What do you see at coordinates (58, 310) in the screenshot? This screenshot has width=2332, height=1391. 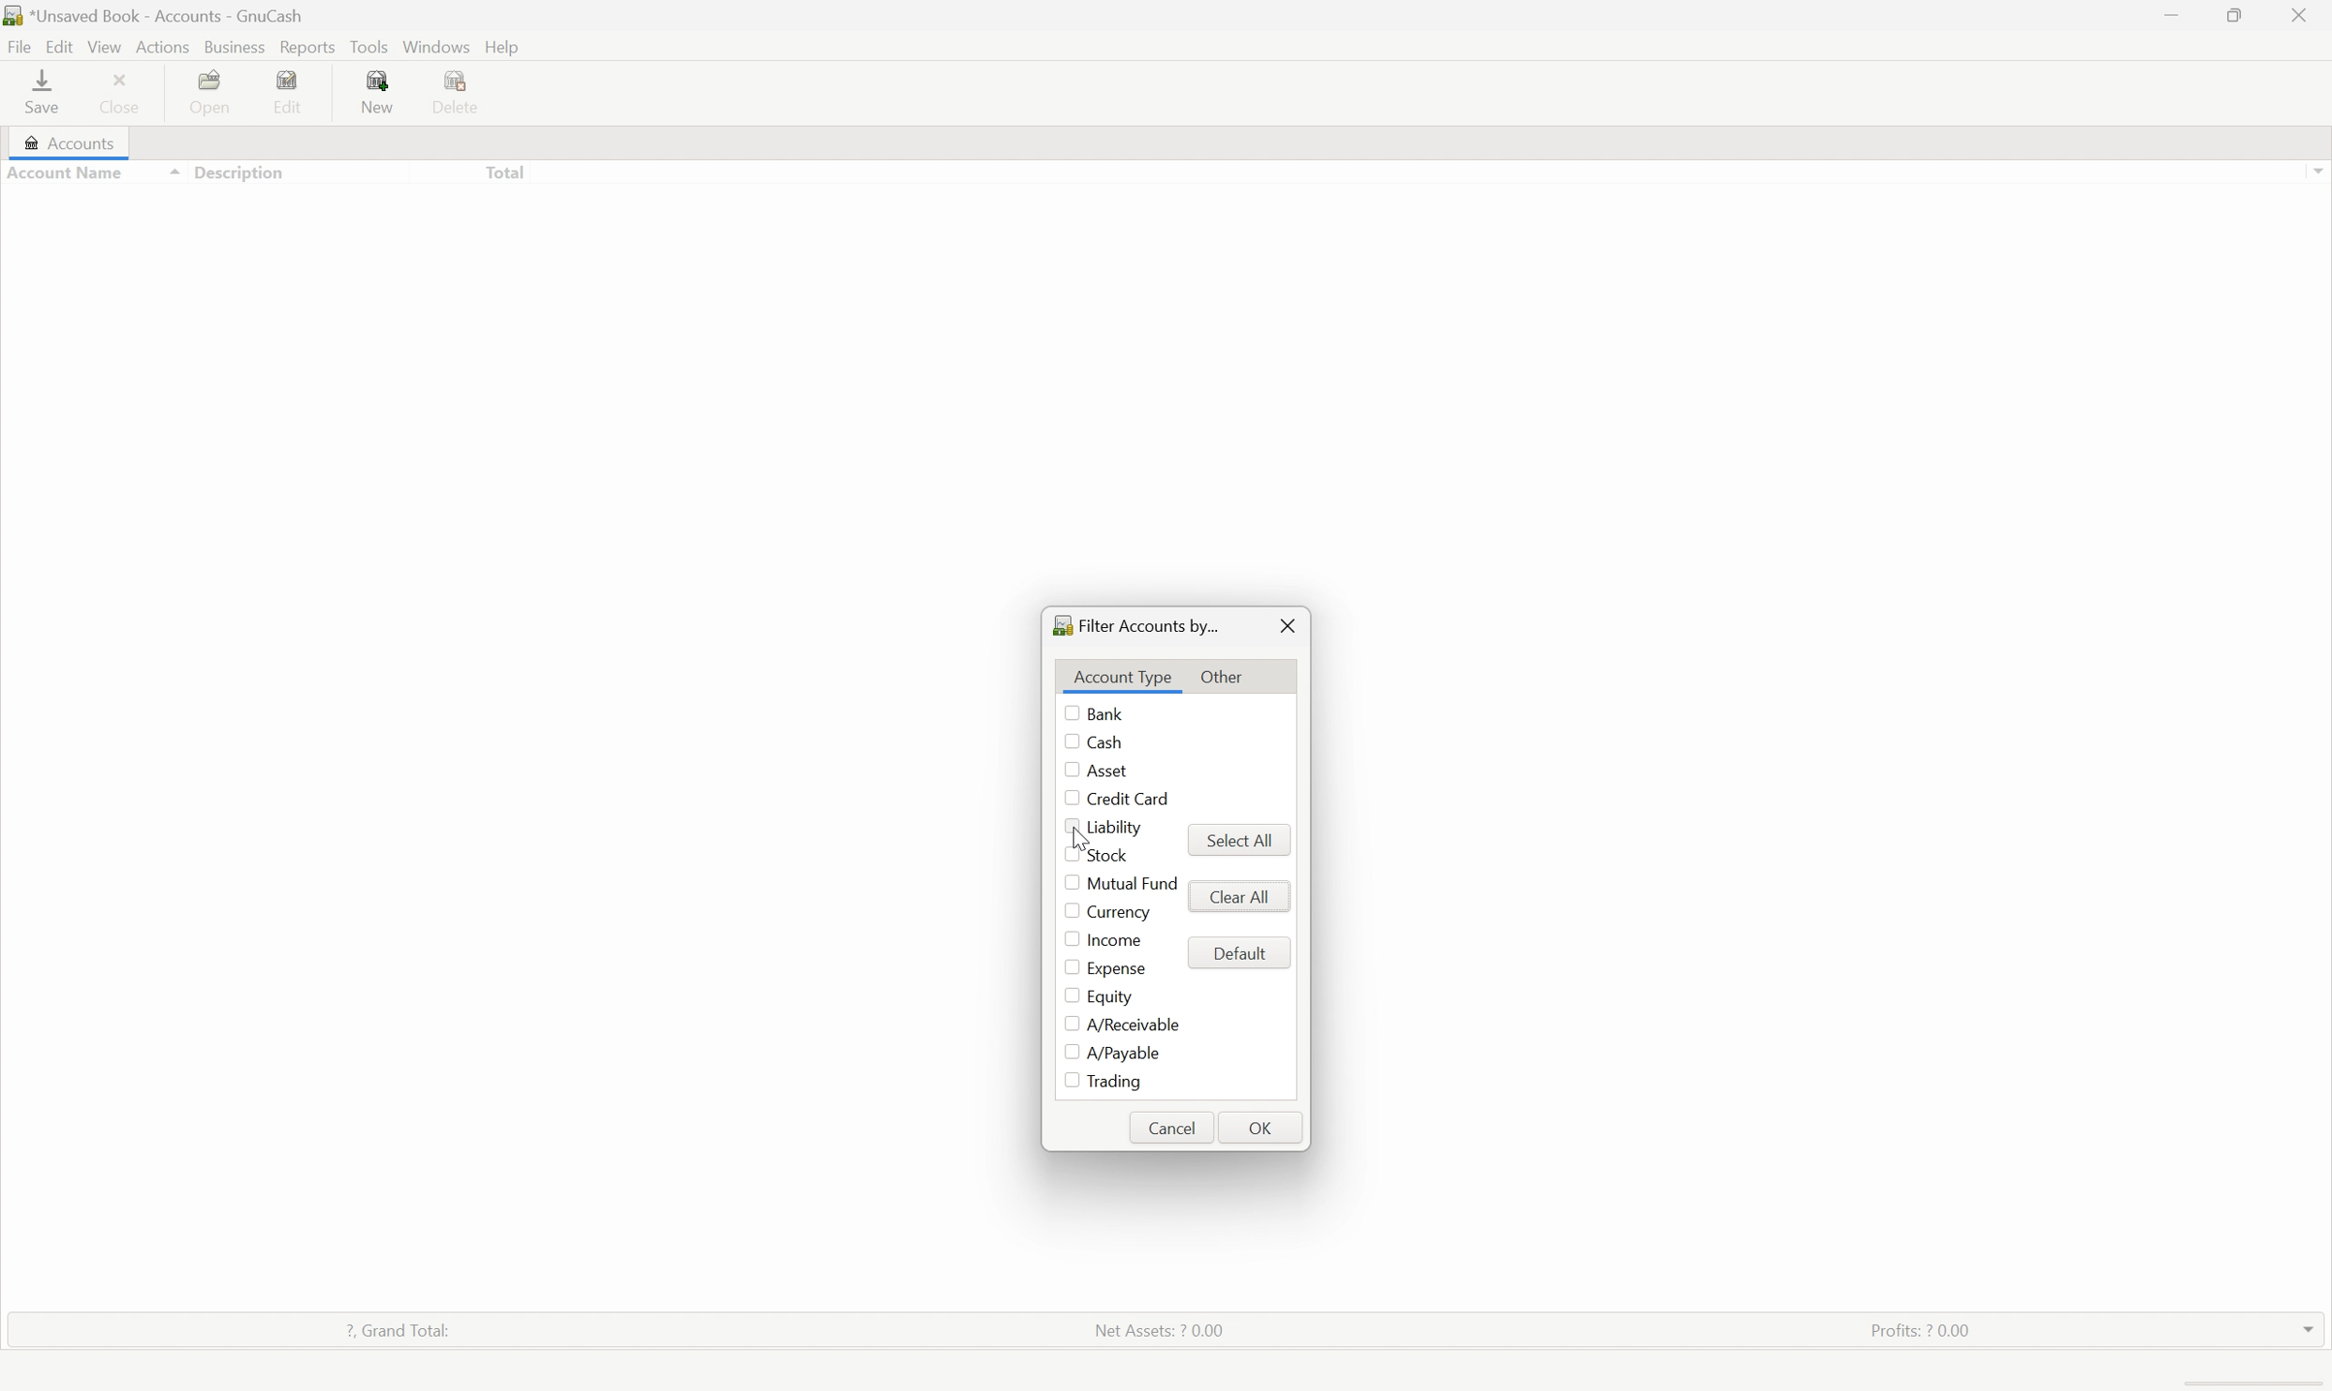 I see `Liabilities` at bounding box center [58, 310].